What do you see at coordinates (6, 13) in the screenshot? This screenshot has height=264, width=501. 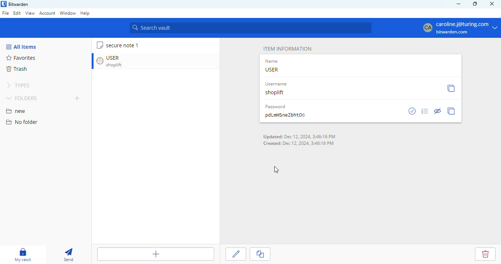 I see `file` at bounding box center [6, 13].